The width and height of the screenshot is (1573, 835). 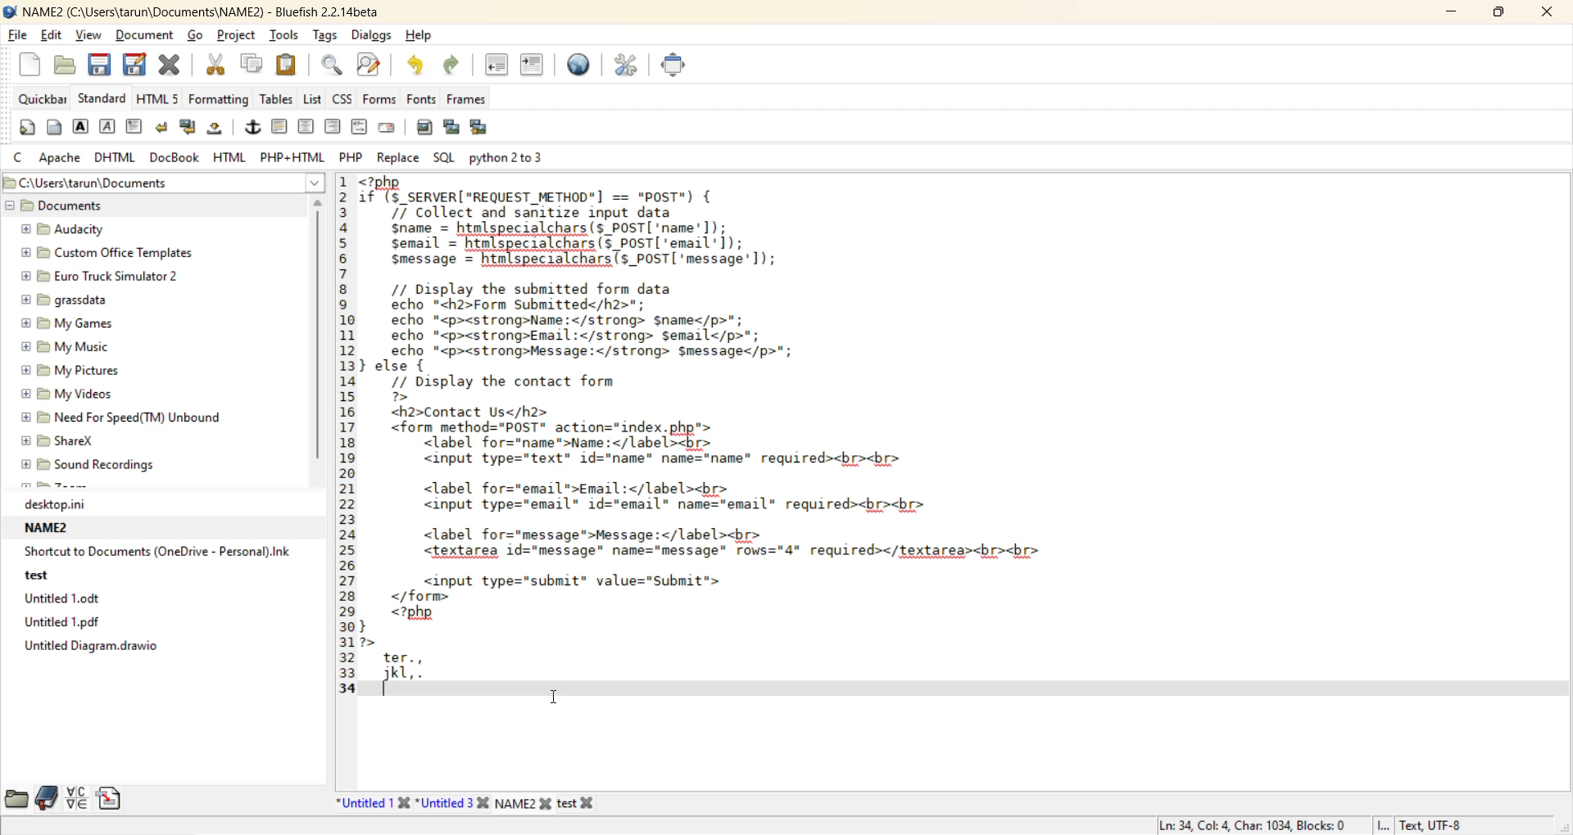 What do you see at coordinates (452, 68) in the screenshot?
I see `redo` at bounding box center [452, 68].